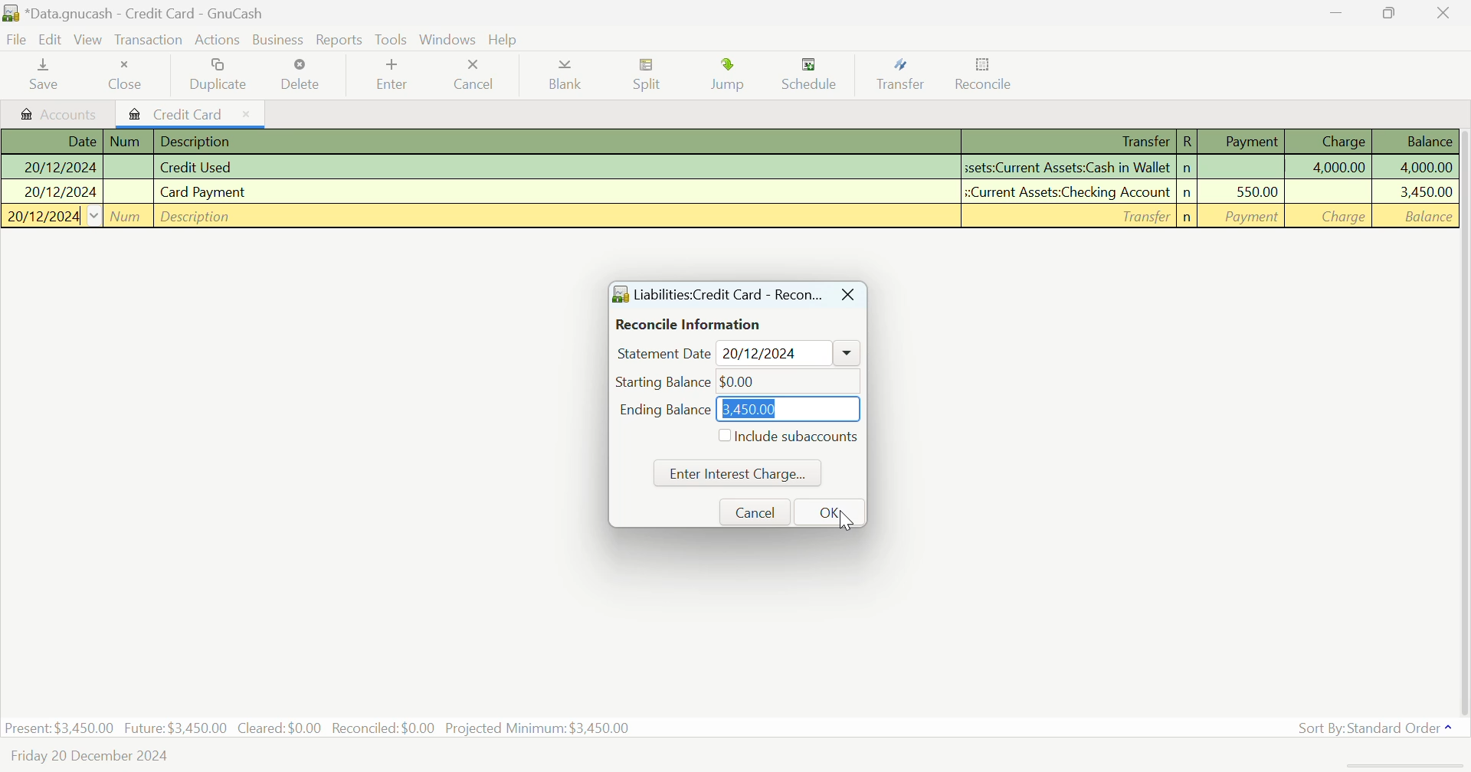  I want to click on Save, so click(44, 76).